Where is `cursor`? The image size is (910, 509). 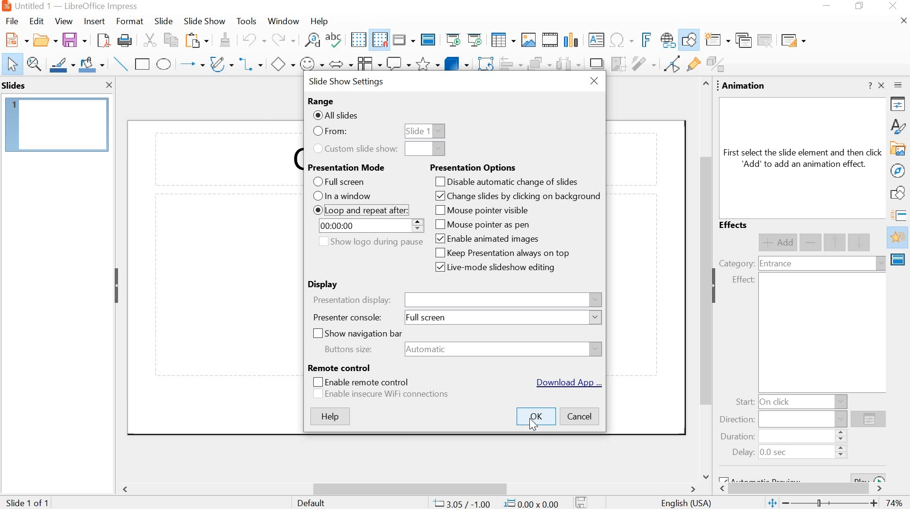 cursor is located at coordinates (534, 426).